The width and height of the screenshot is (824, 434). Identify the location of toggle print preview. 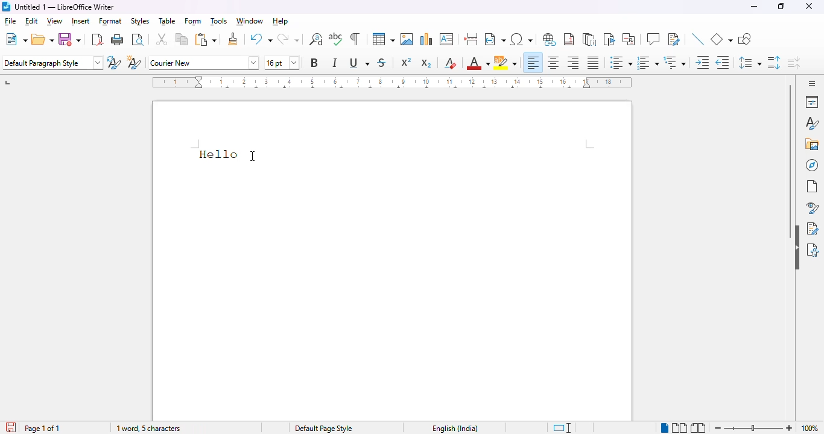
(138, 39).